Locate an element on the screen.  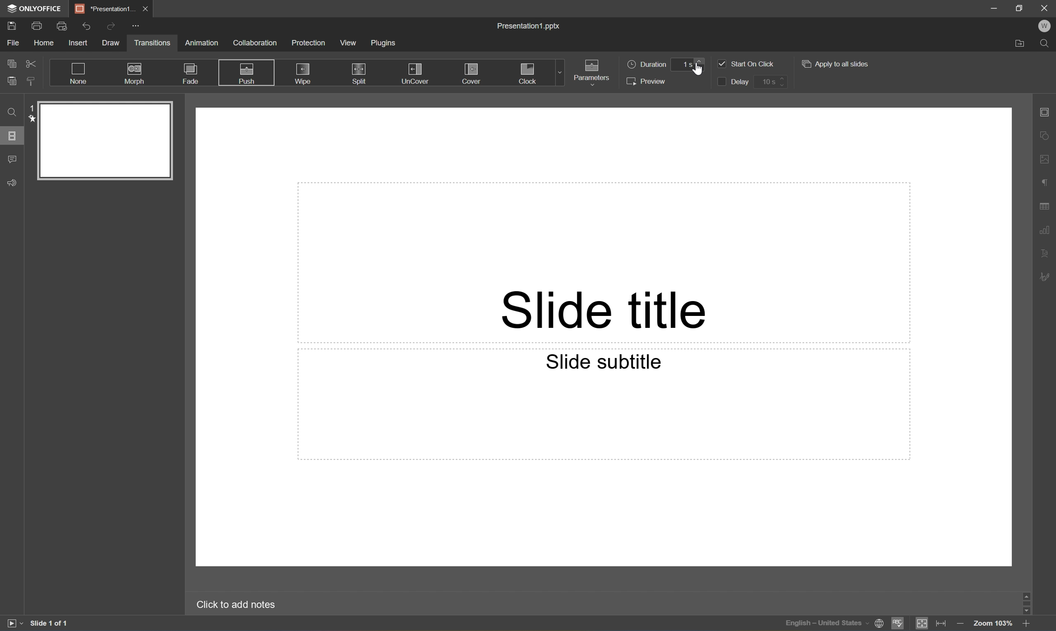
Paste is located at coordinates (13, 81).